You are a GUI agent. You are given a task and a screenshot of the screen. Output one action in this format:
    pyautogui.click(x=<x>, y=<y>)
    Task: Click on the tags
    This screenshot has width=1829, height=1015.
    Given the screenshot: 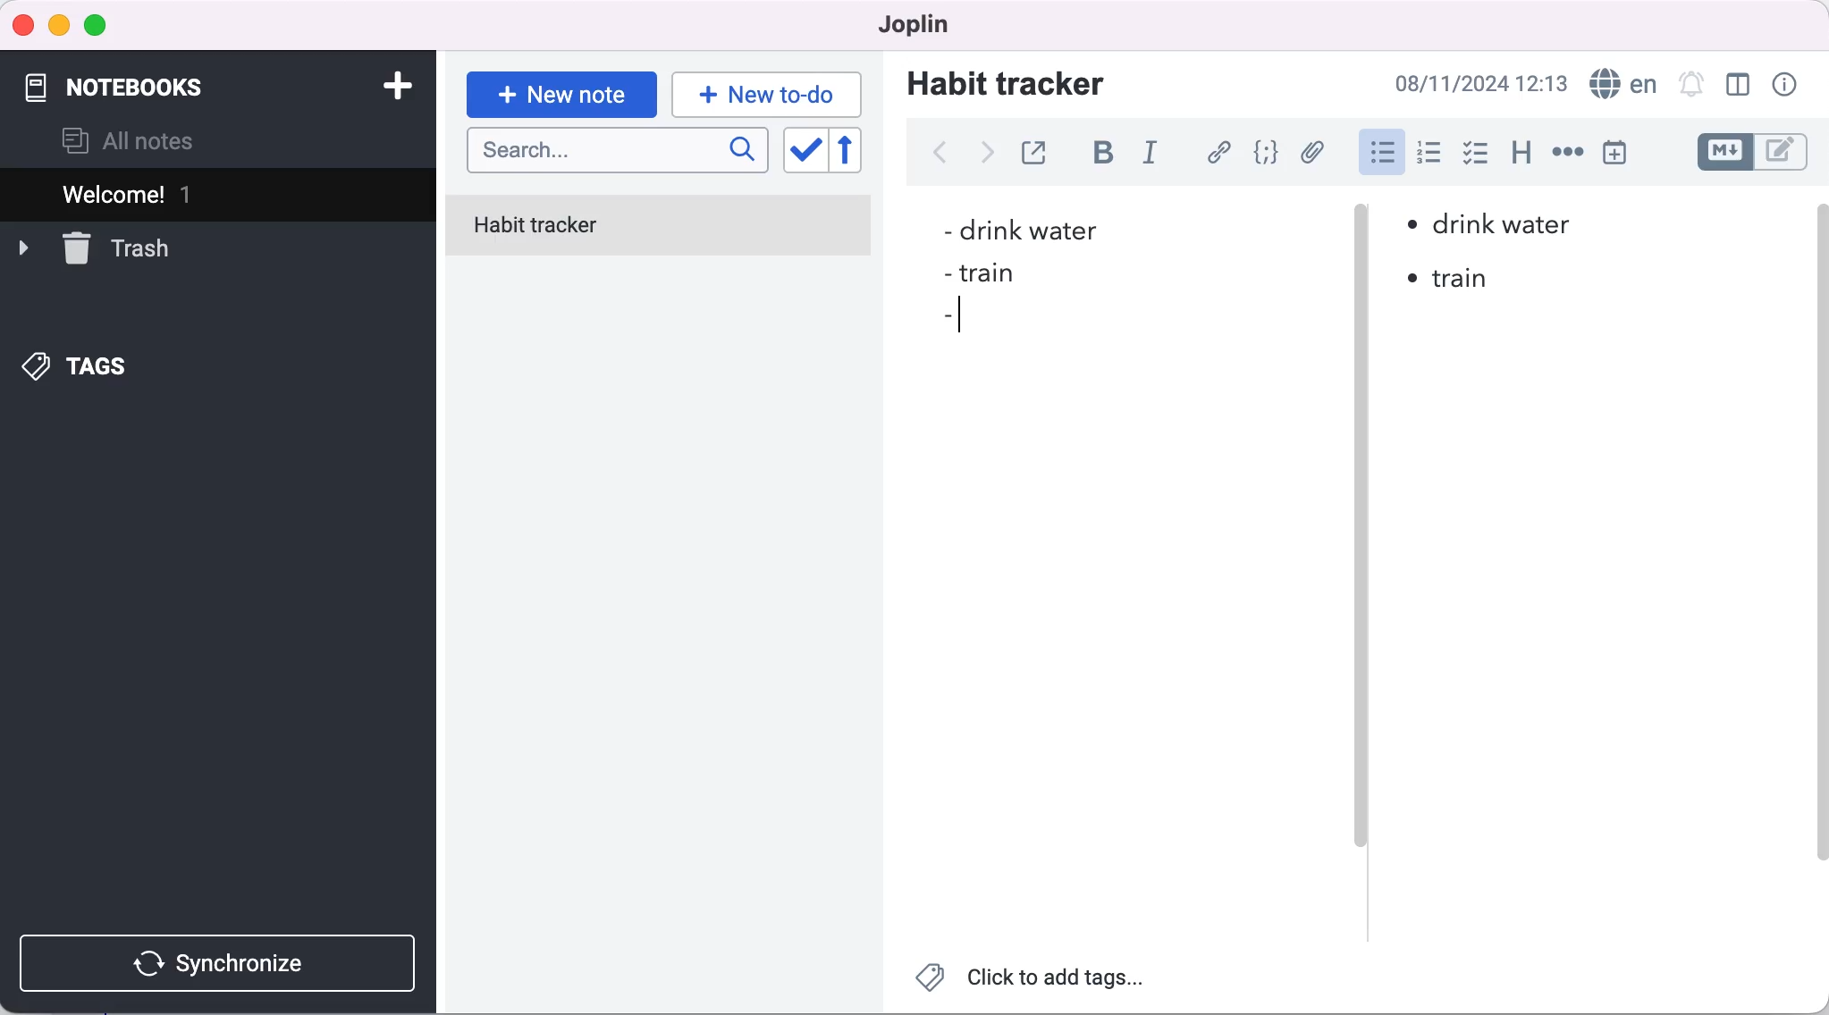 What is the action you would take?
    pyautogui.click(x=78, y=368)
    